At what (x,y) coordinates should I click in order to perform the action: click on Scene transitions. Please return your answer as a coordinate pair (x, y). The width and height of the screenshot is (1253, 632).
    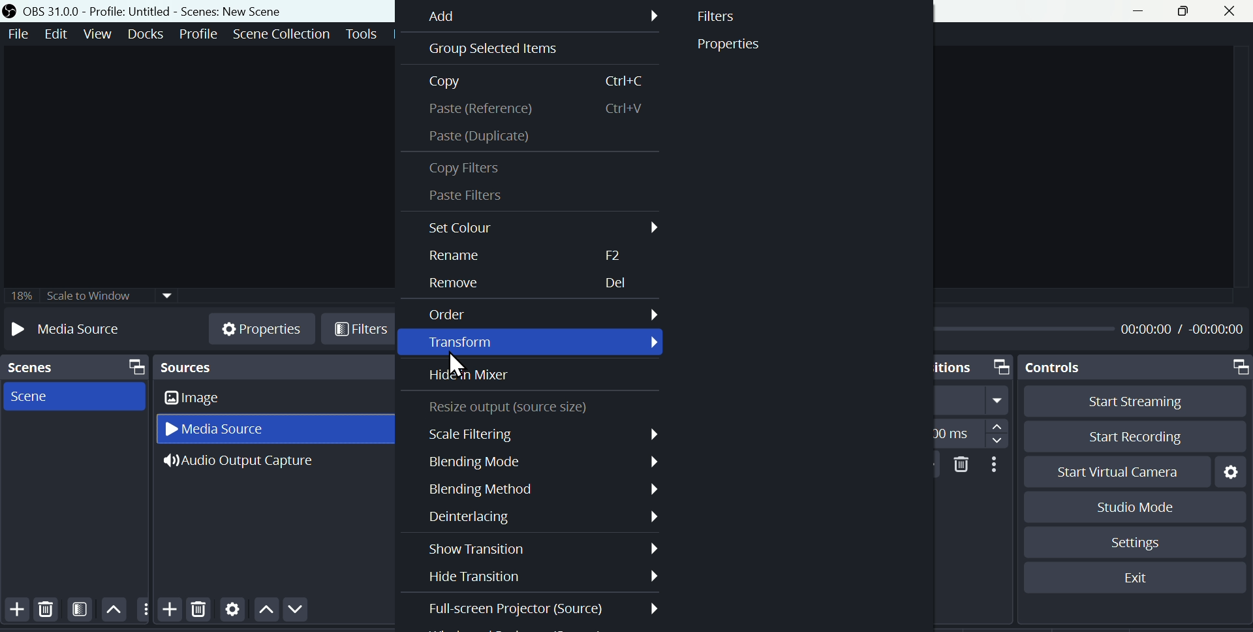
    Looking at the image, I should click on (974, 366).